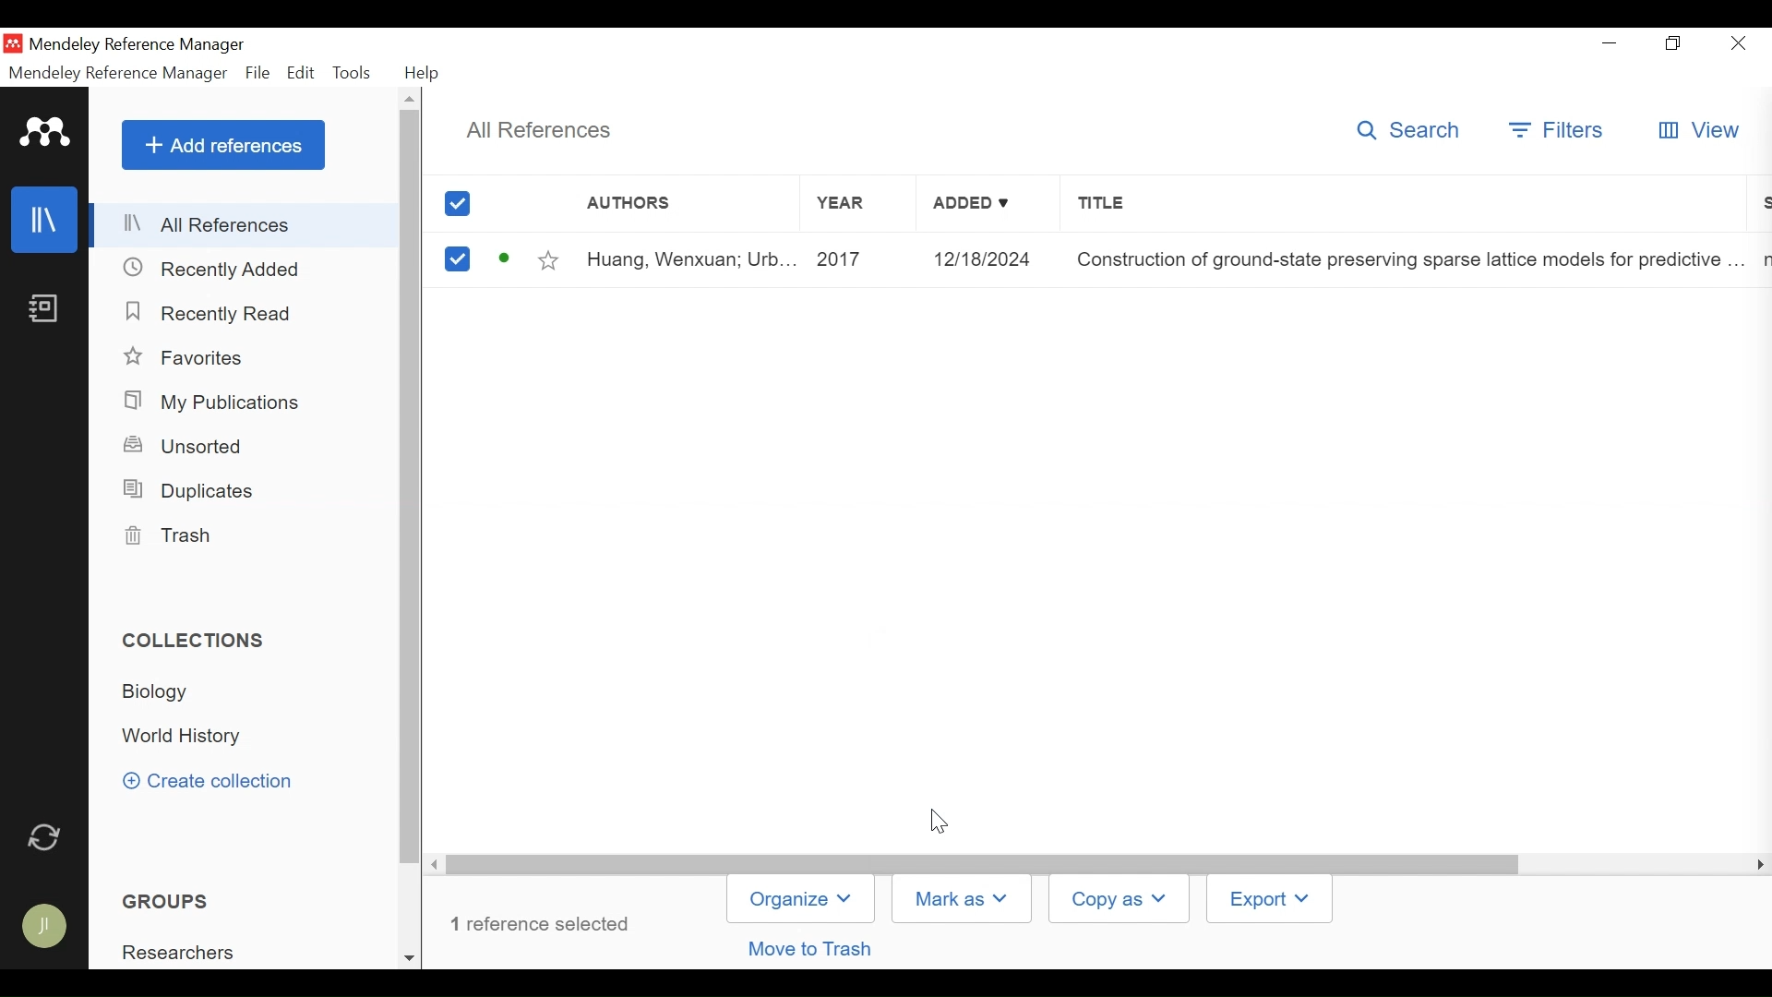 This screenshot has width=1772, height=997. Describe the element at coordinates (1740, 42) in the screenshot. I see `Close` at that location.